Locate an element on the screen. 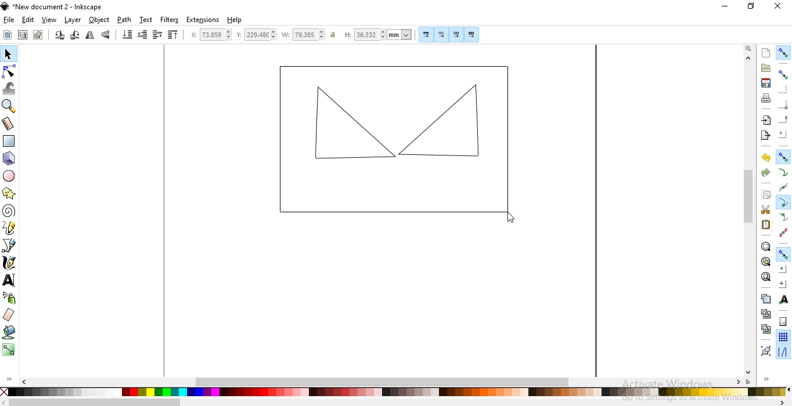 Image resolution: width=792 pixels, height=406 pixels. draw bezier lines and straight lines is located at coordinates (10, 246).